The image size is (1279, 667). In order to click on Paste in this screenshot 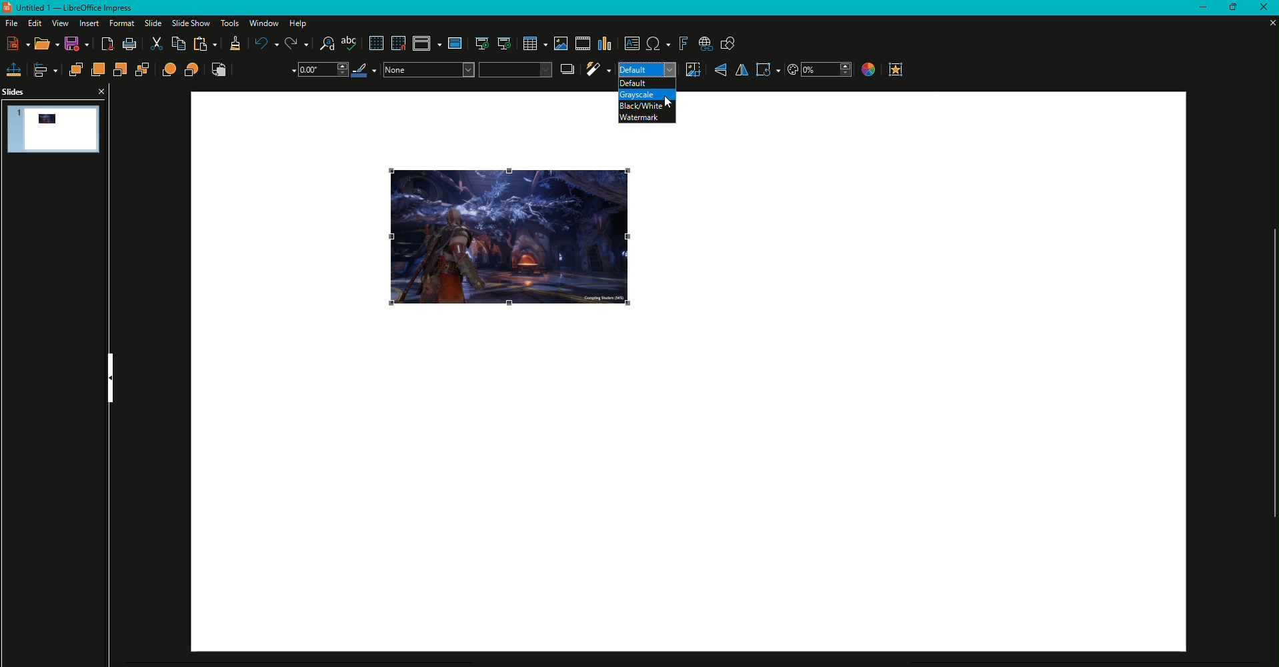, I will do `click(206, 45)`.